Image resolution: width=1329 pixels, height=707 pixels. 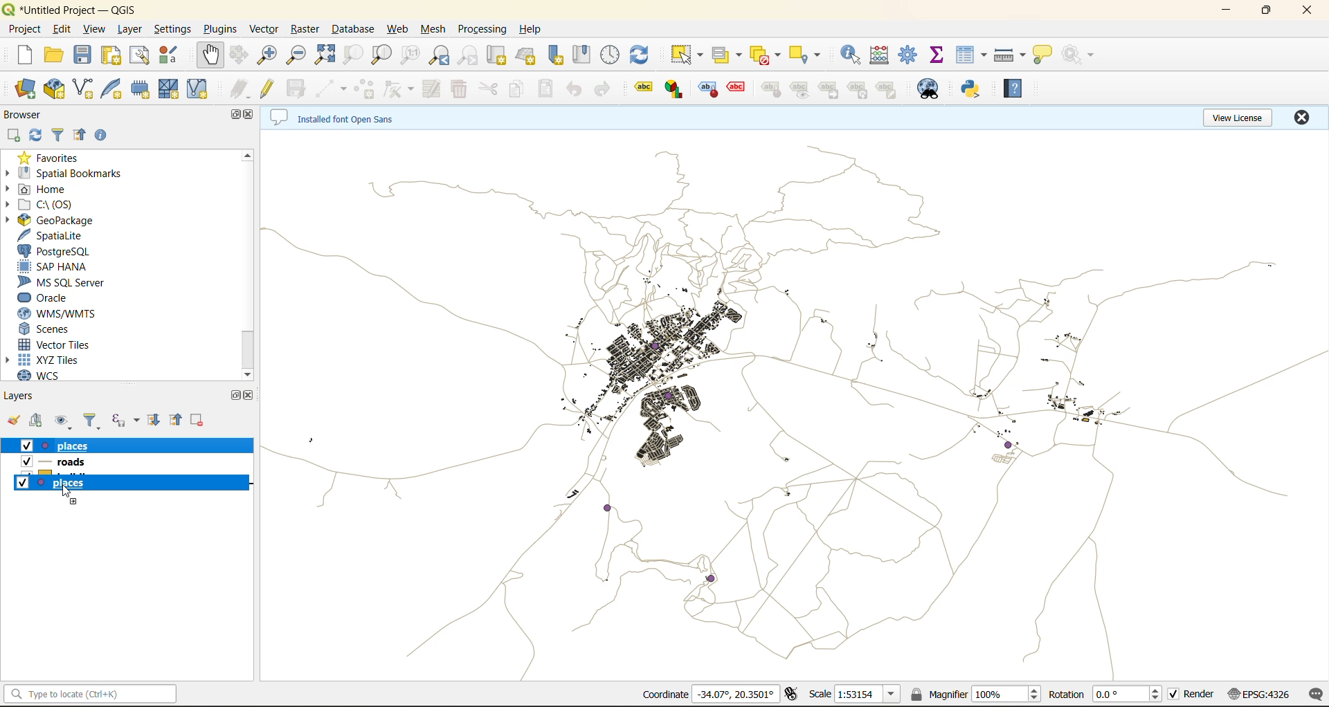 I want to click on remove, so click(x=197, y=421).